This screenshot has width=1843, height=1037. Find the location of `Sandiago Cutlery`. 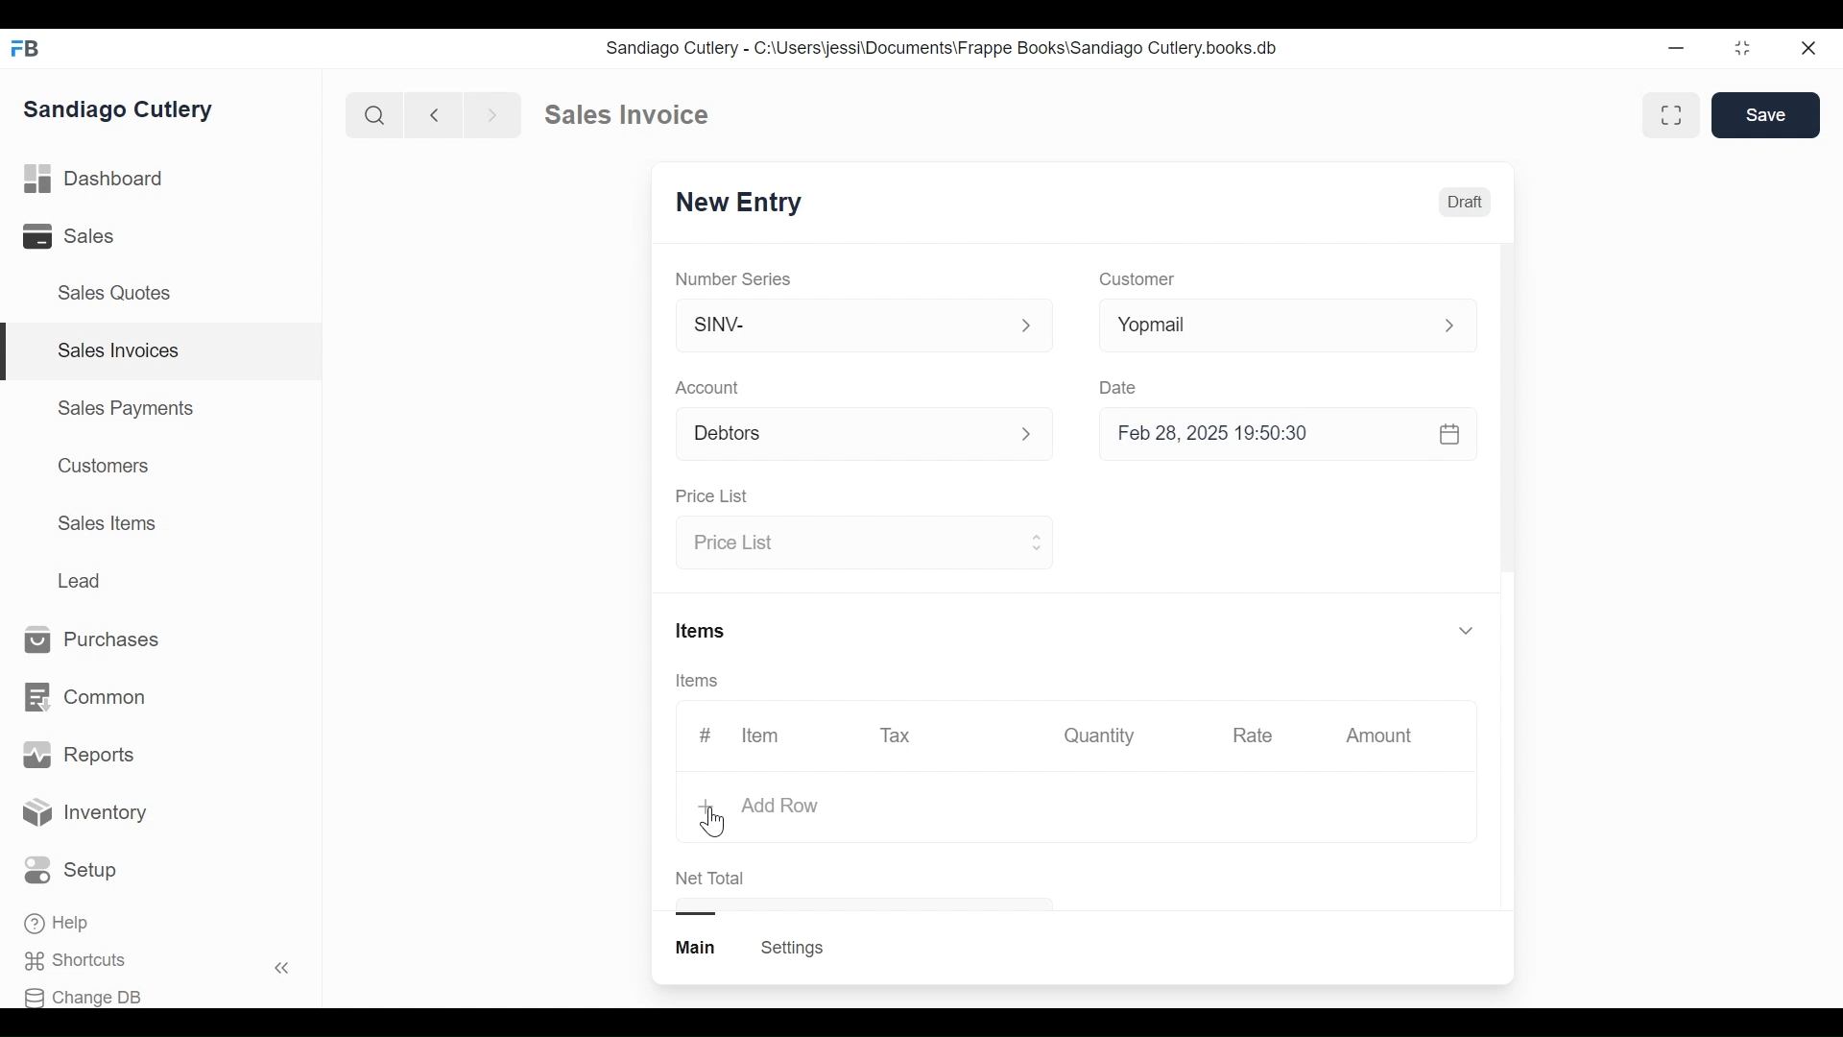

Sandiago Cutlery is located at coordinates (124, 109).